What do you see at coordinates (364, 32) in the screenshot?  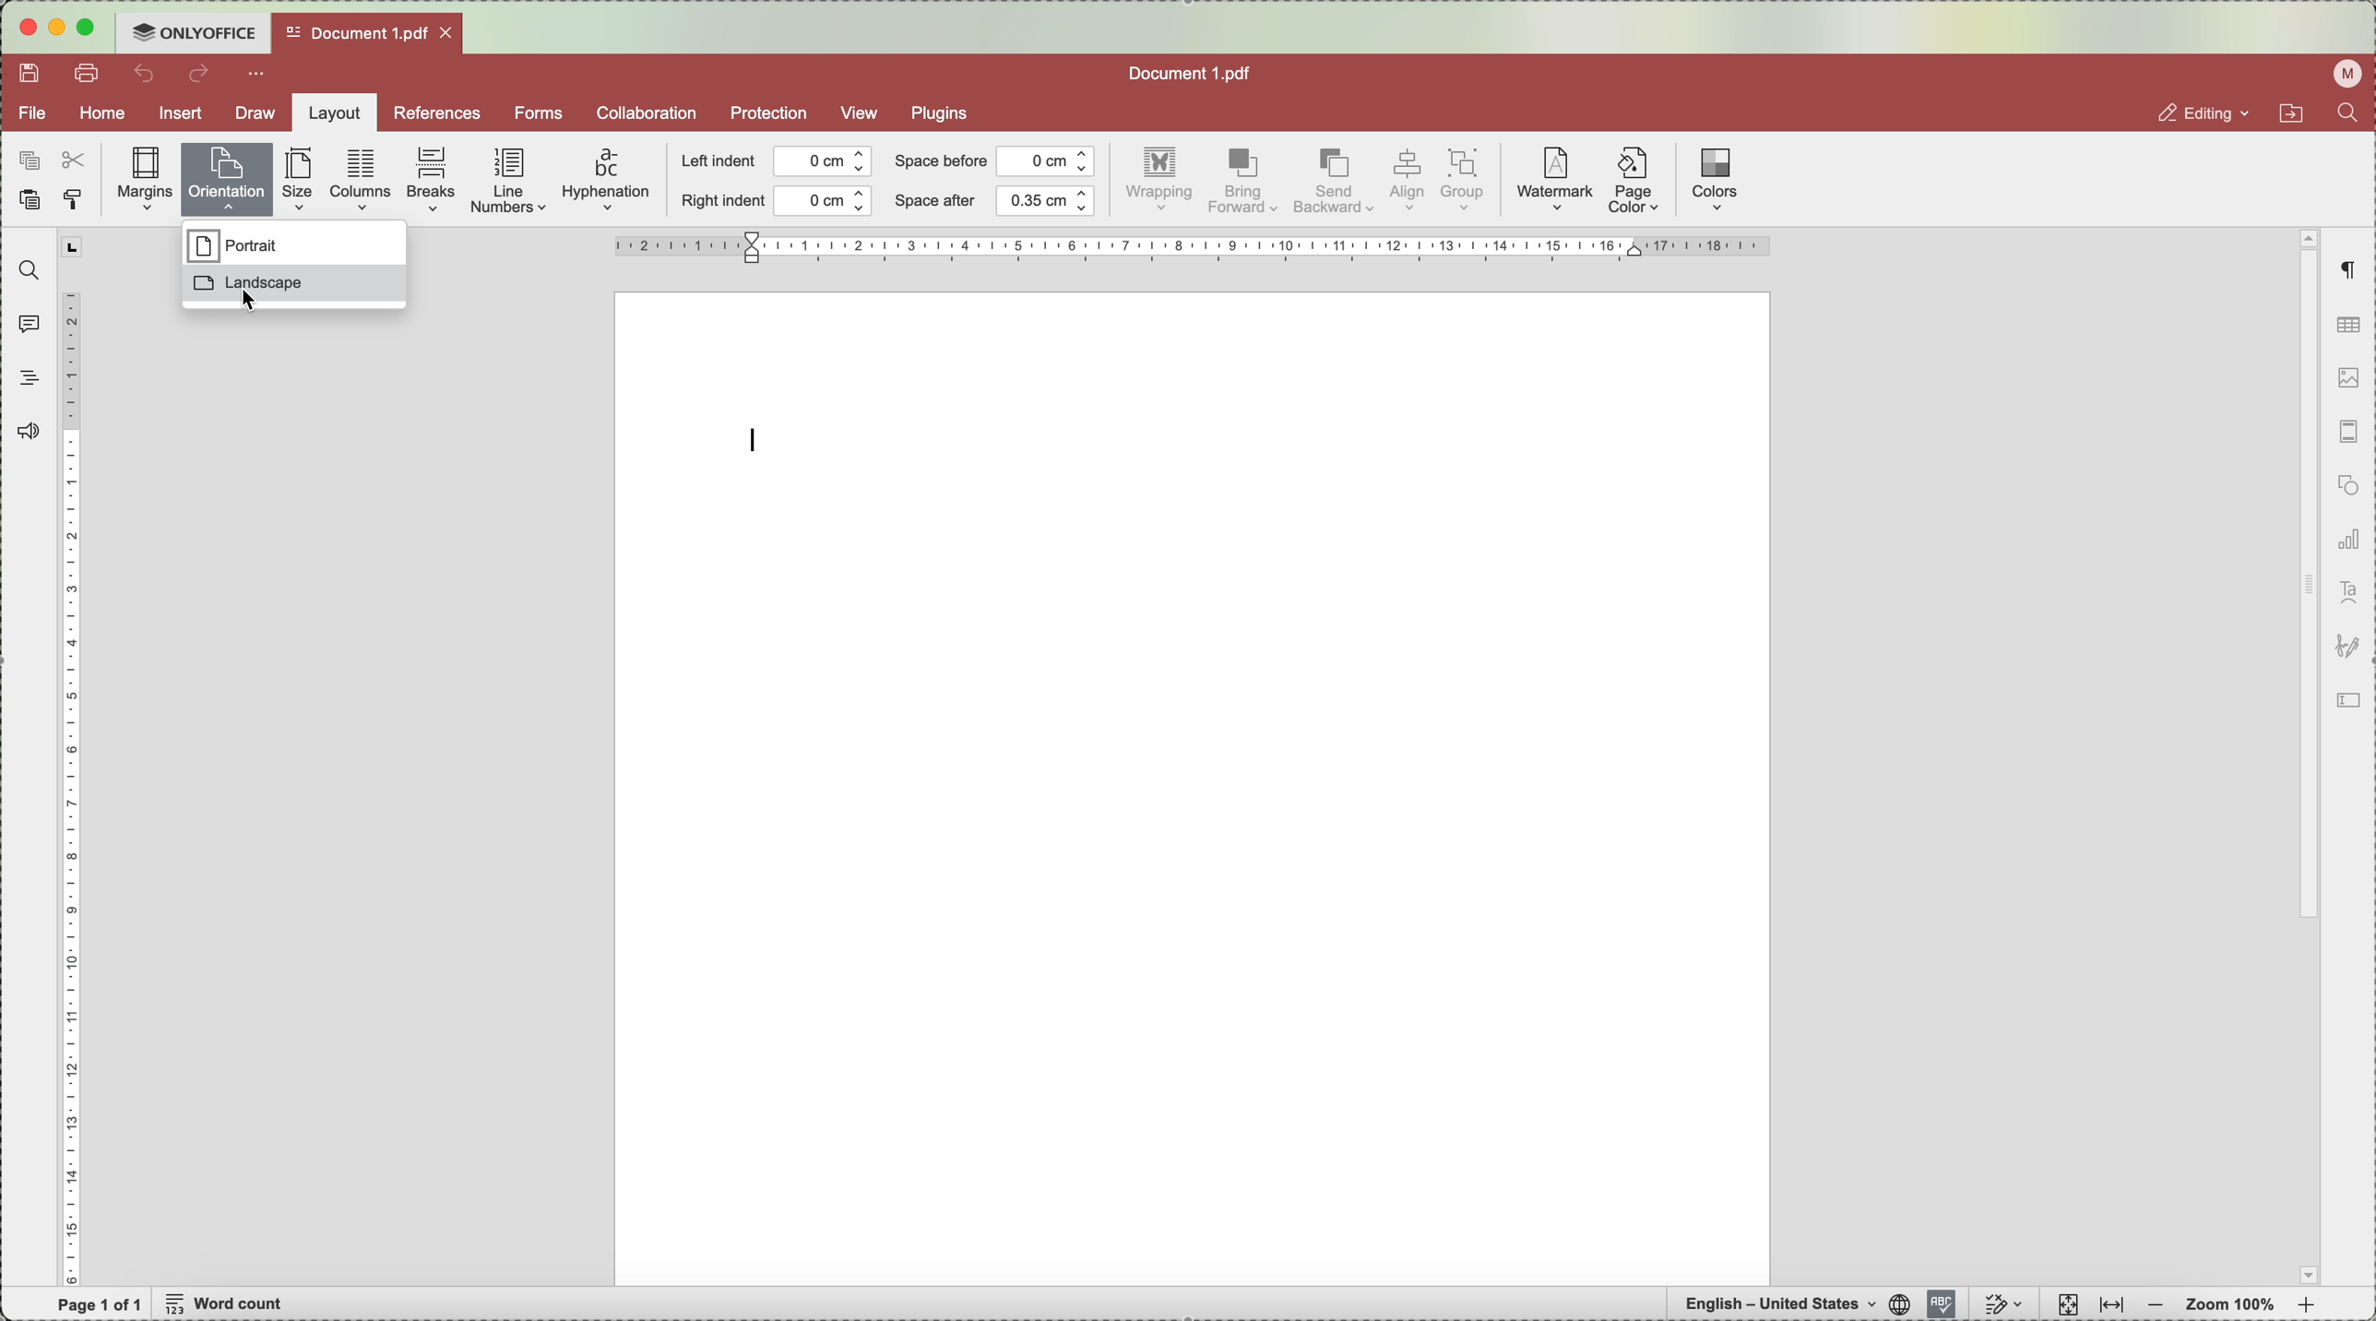 I see `open file` at bounding box center [364, 32].